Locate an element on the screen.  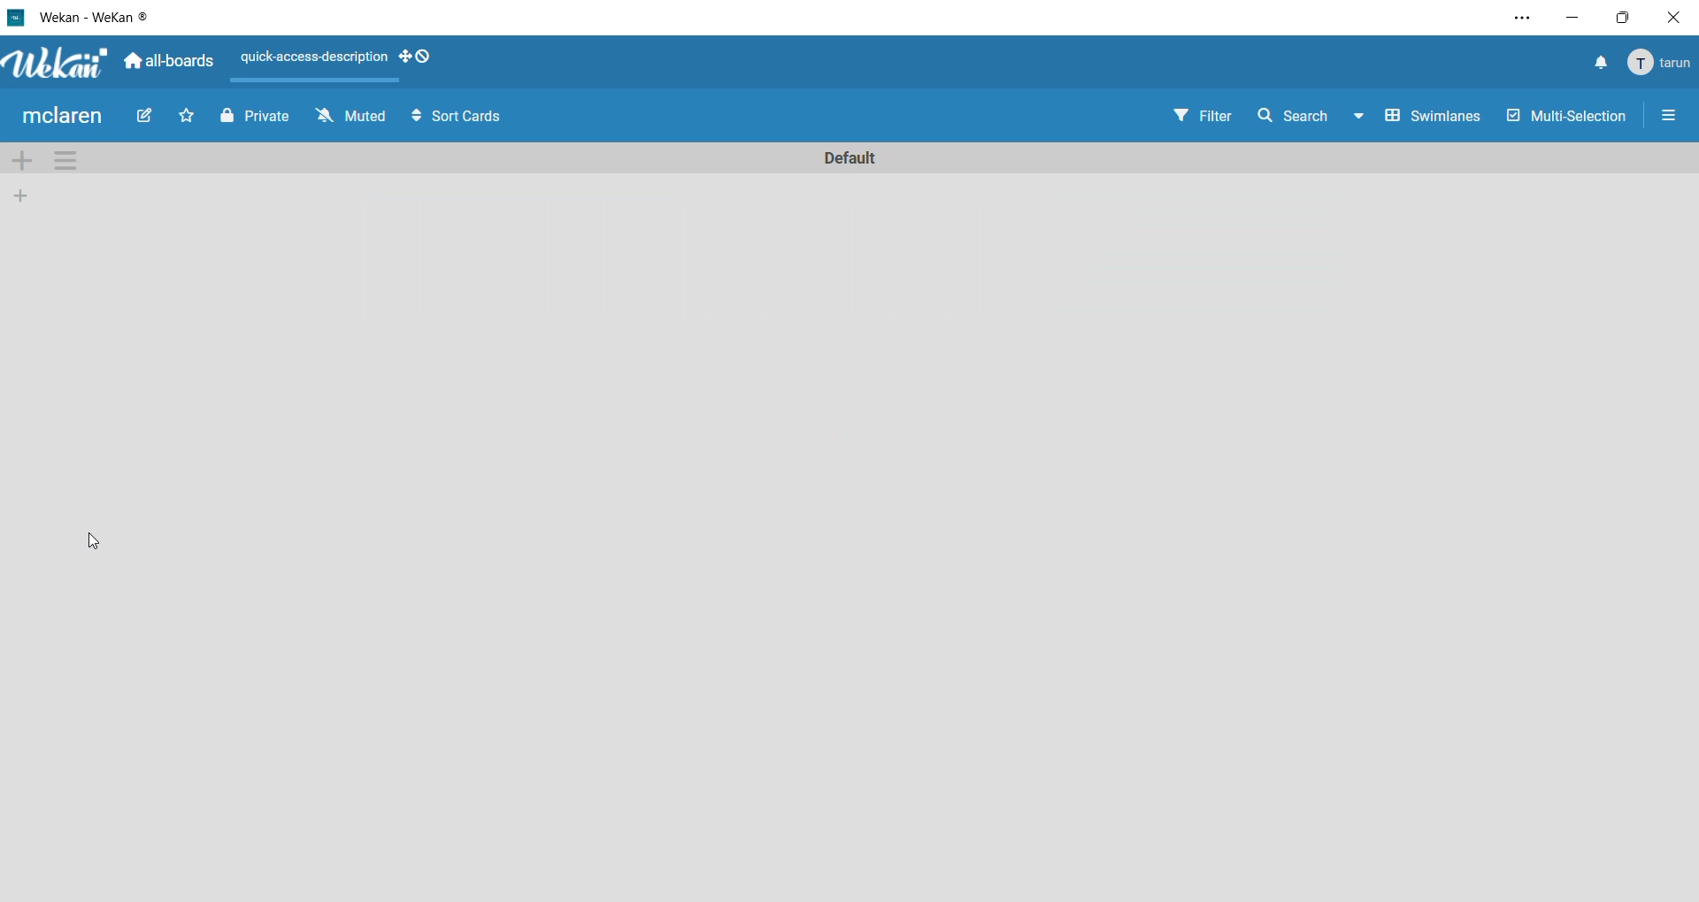
edit is located at coordinates (146, 118).